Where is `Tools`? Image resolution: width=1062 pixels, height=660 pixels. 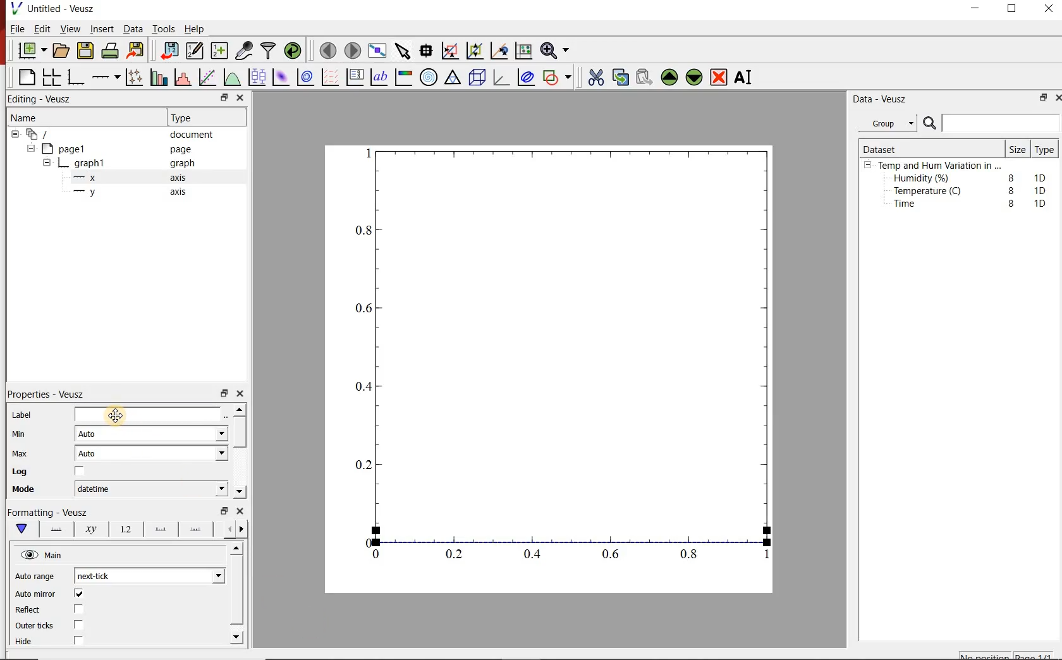
Tools is located at coordinates (162, 29).